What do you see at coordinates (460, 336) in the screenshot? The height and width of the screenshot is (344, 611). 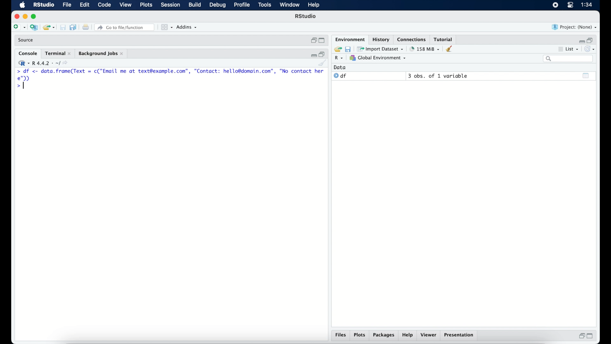 I see `presentation` at bounding box center [460, 336].